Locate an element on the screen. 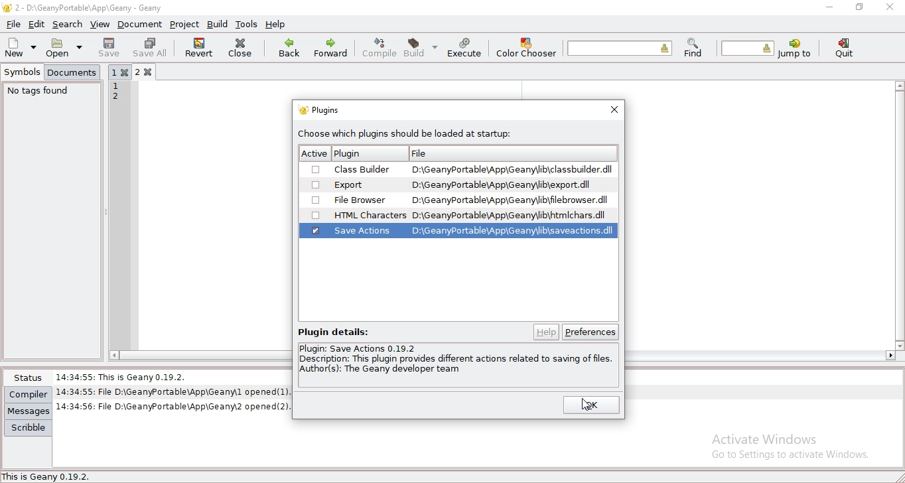 Image resolution: width=905 pixels, height=483 pixels. 2 is located at coordinates (149, 72).